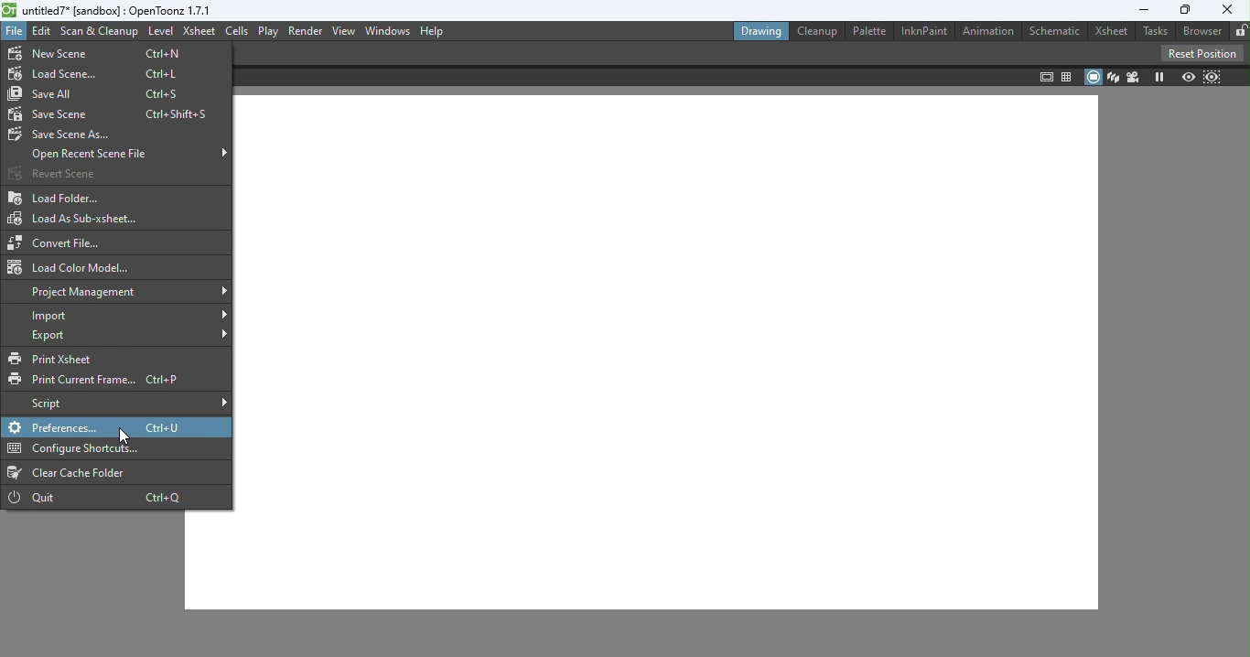 This screenshot has width=1250, height=657. Describe the element at coordinates (386, 31) in the screenshot. I see `Windows` at that location.